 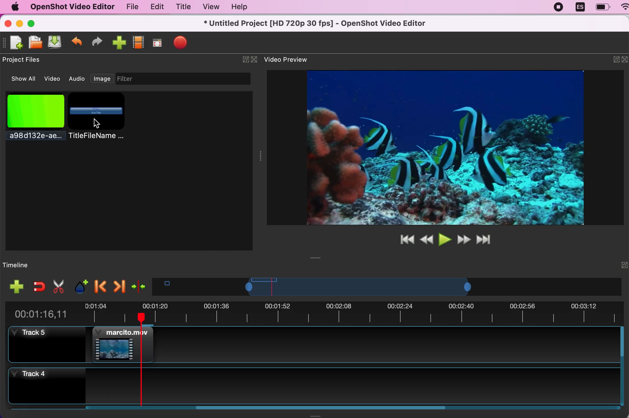 What do you see at coordinates (102, 80) in the screenshot?
I see `image` at bounding box center [102, 80].